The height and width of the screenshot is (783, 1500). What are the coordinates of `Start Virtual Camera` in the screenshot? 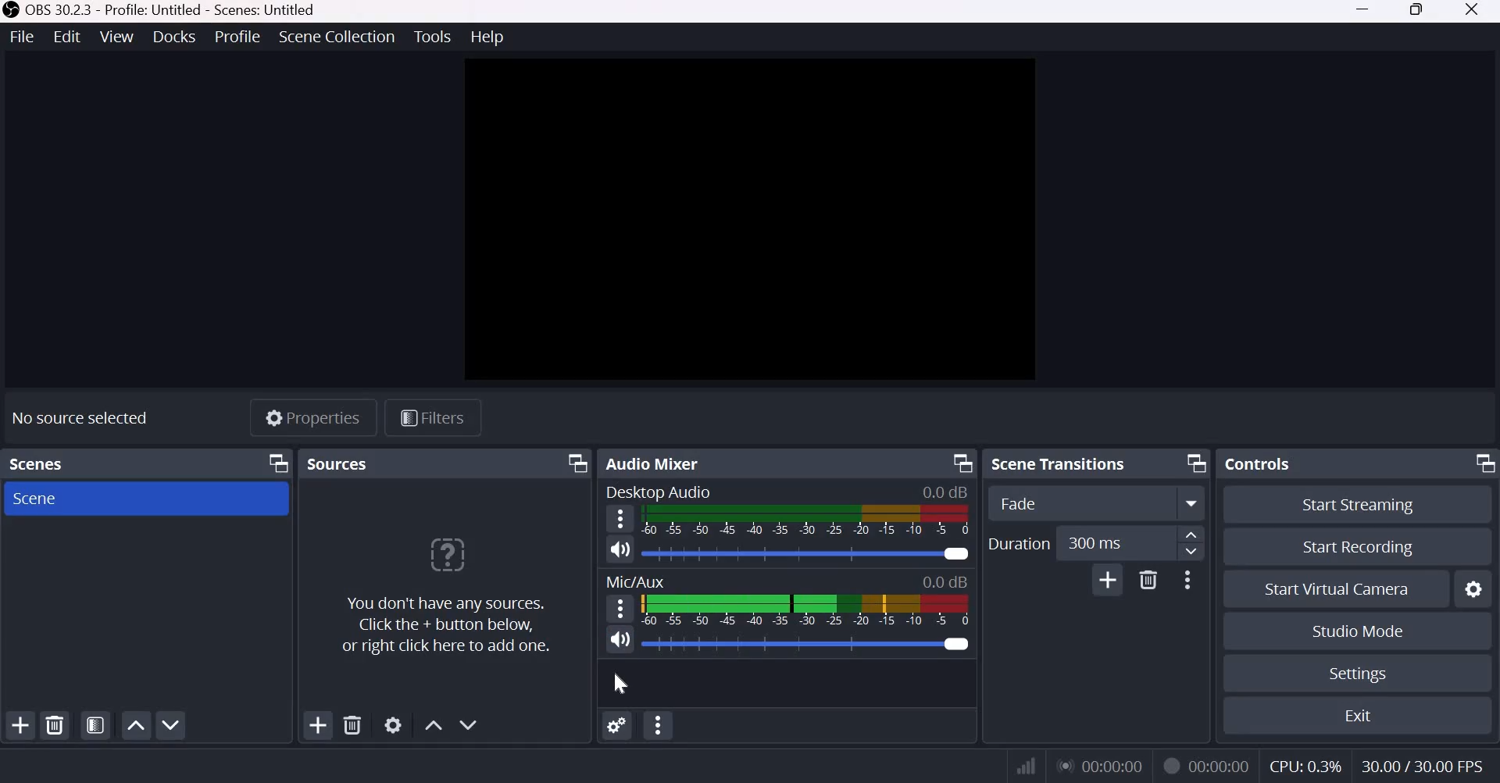 It's located at (1334, 587).